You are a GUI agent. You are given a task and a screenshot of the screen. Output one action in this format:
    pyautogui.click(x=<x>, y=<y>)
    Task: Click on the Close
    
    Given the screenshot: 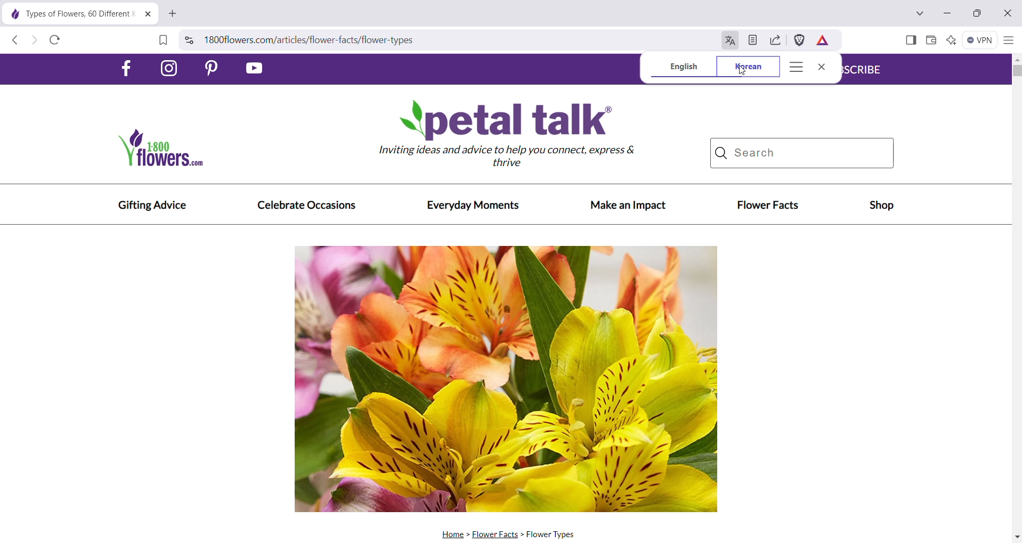 What is the action you would take?
    pyautogui.click(x=821, y=68)
    